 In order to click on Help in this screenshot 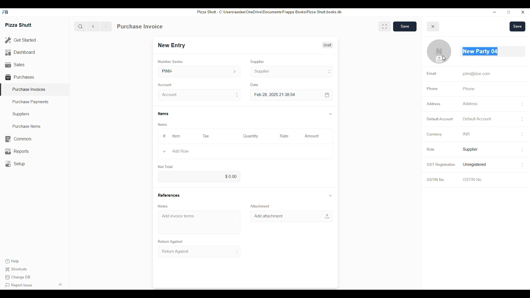, I will do `click(12, 261)`.